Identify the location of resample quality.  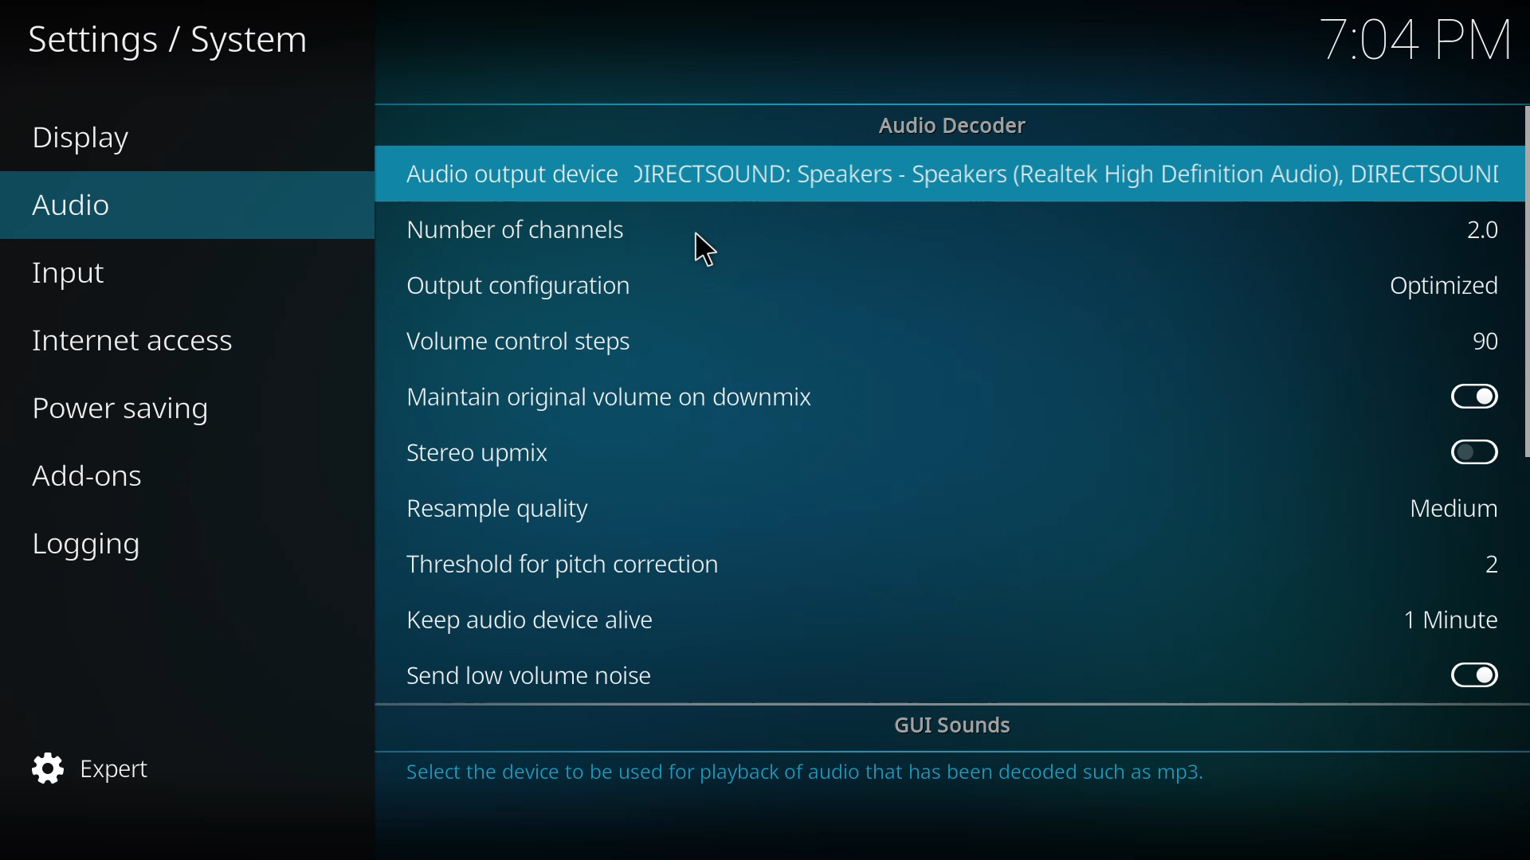
(504, 509).